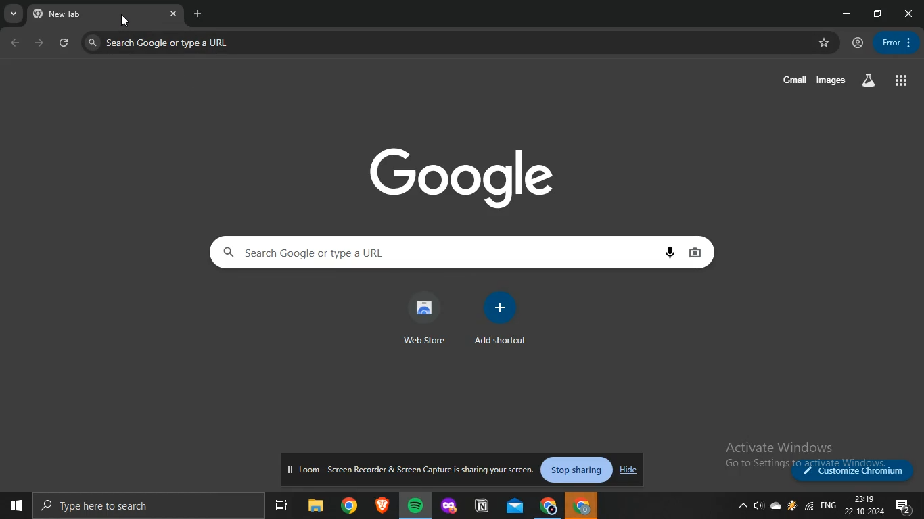  Describe the element at coordinates (903, 81) in the screenshot. I see `google apps` at that location.